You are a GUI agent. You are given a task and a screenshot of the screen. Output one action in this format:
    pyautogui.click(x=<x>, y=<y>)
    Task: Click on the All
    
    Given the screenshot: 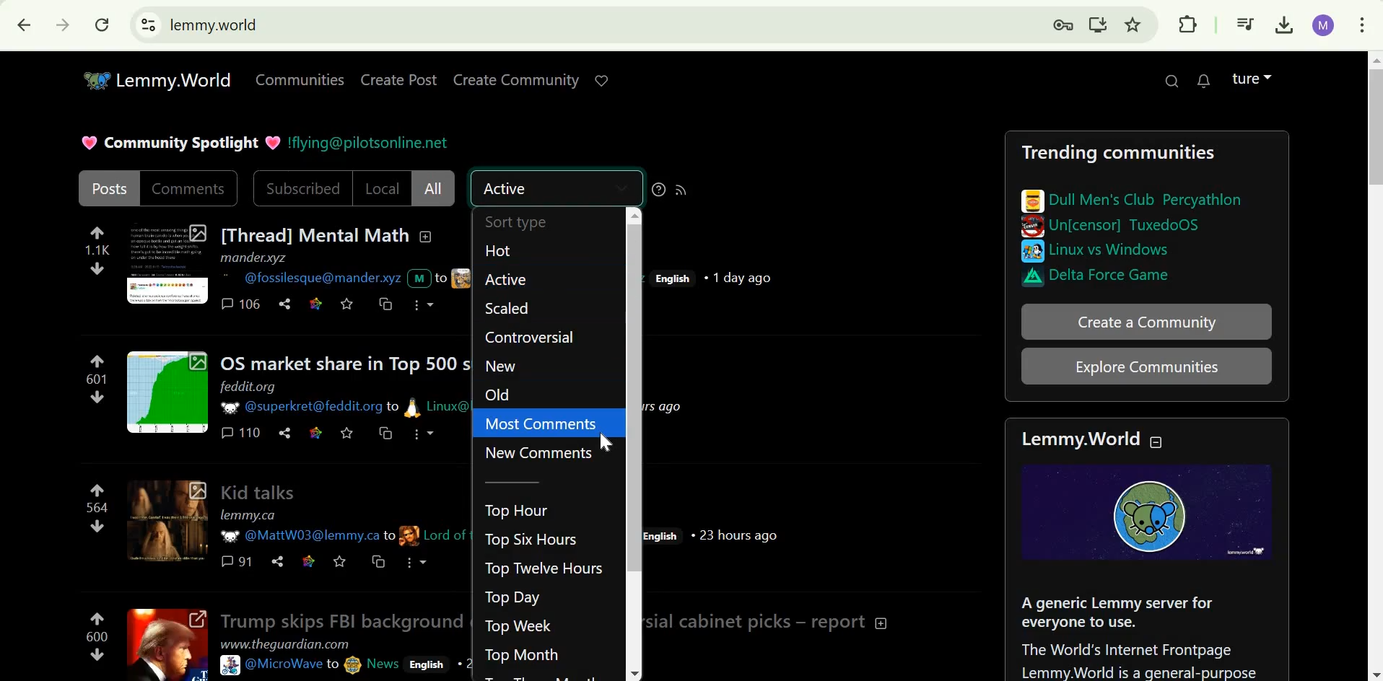 What is the action you would take?
    pyautogui.click(x=433, y=188)
    